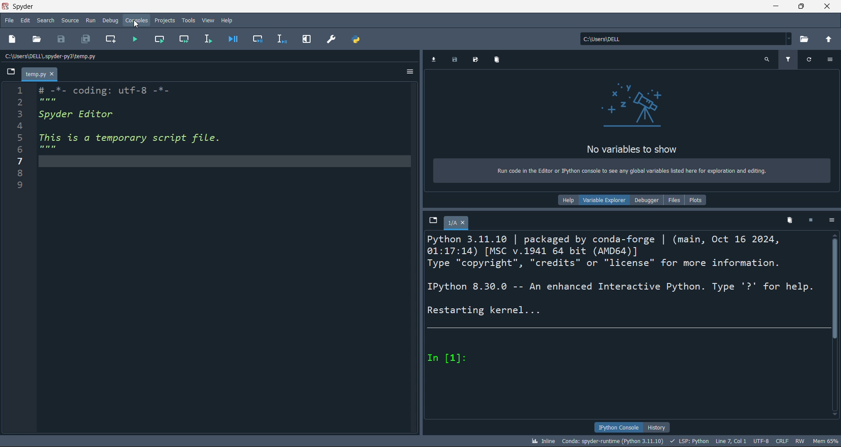 This screenshot has height=447, width=841. What do you see at coordinates (633, 150) in the screenshot?
I see `No variables to show` at bounding box center [633, 150].